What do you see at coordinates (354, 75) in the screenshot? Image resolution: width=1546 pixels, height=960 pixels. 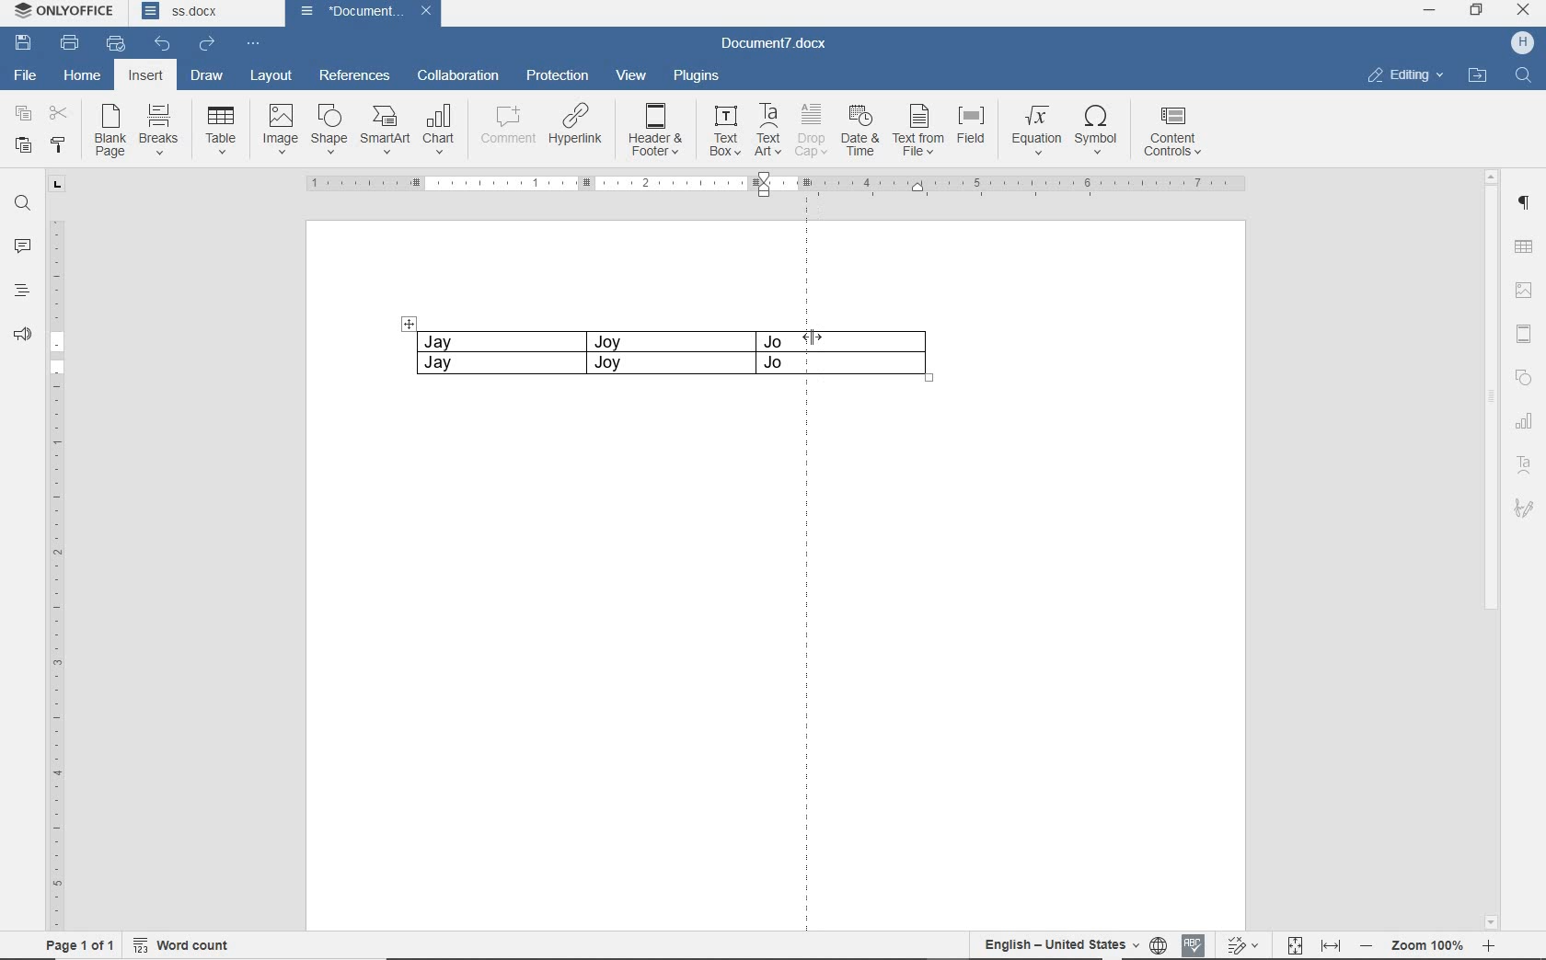 I see `REFERENCES` at bounding box center [354, 75].